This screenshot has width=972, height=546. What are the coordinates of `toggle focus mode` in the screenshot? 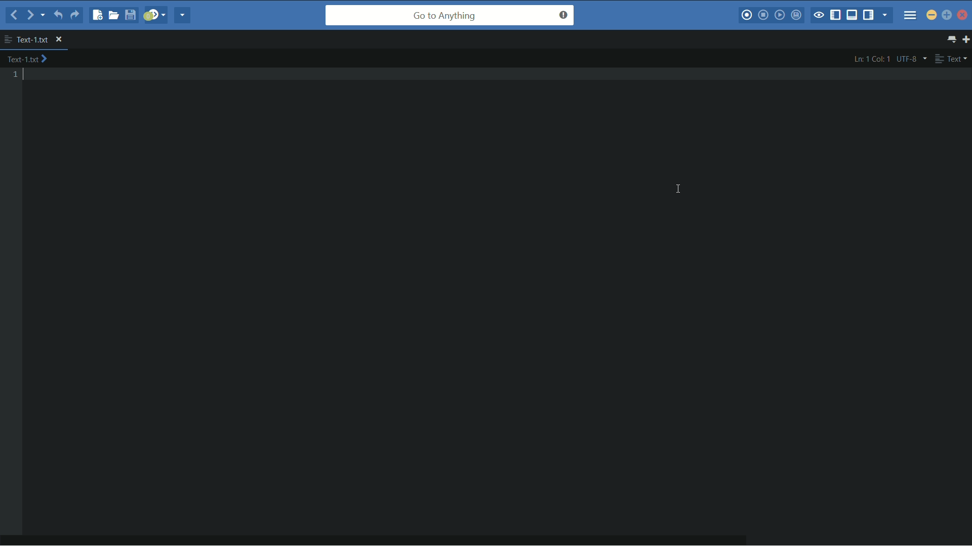 It's located at (819, 15).